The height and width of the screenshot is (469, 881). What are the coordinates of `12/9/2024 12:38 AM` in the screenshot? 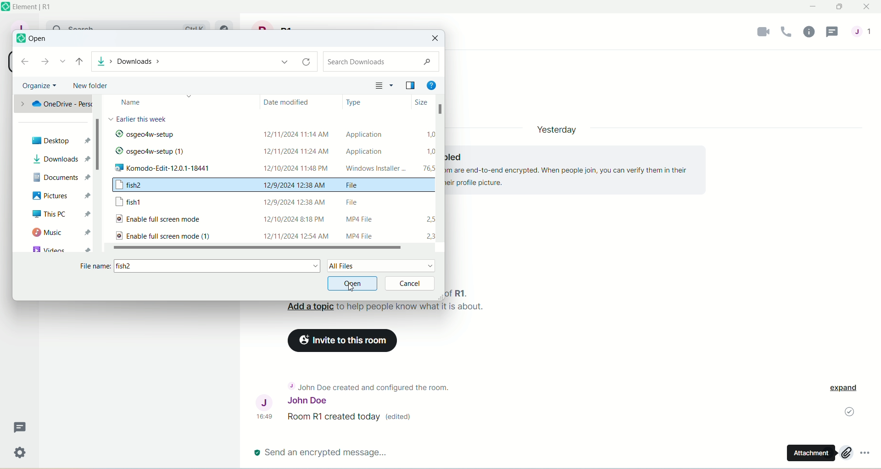 It's located at (295, 184).